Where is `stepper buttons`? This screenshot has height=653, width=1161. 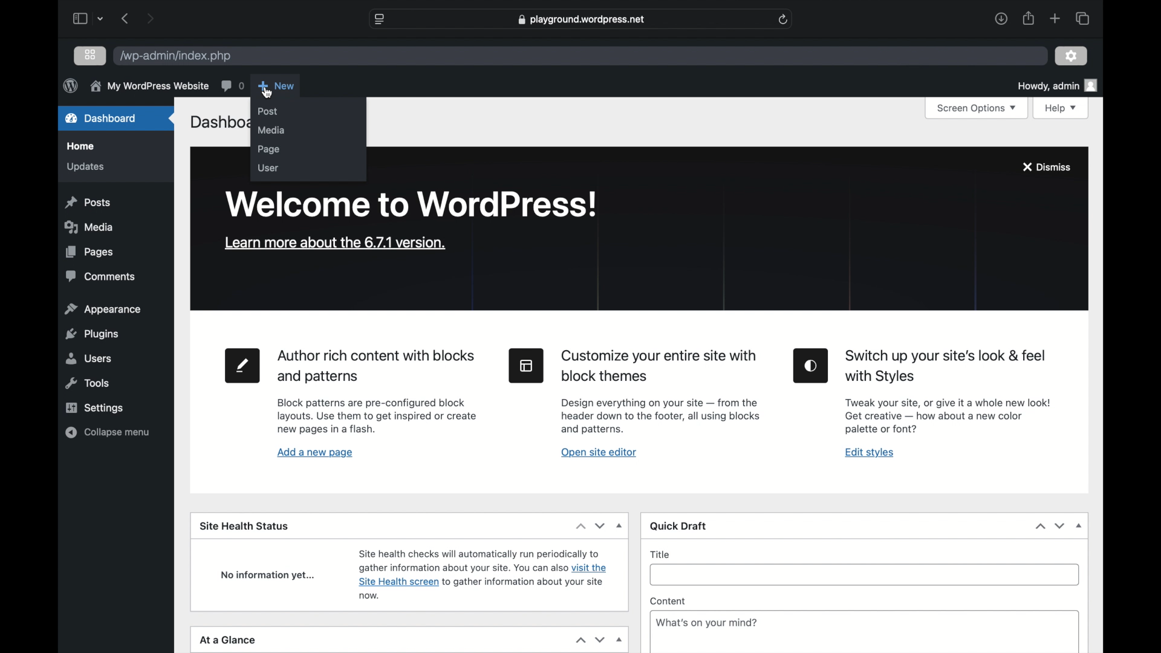 stepper buttons is located at coordinates (589, 526).